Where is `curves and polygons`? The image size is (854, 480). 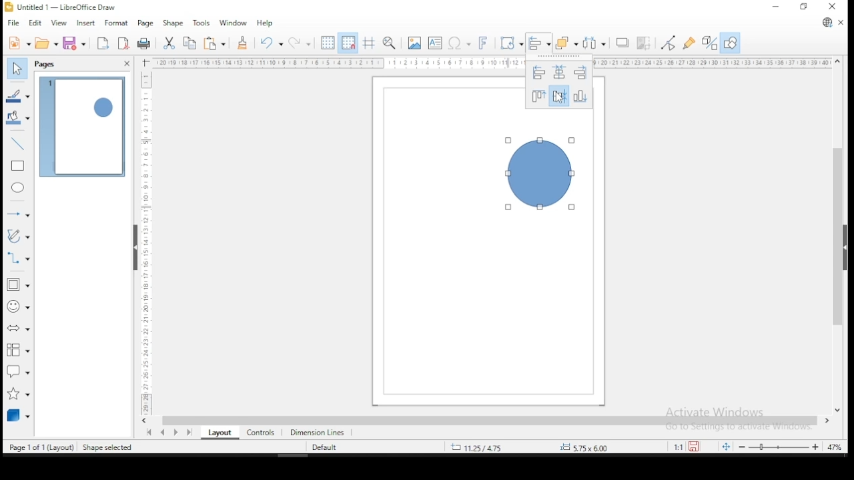
curves and polygons is located at coordinates (19, 236).